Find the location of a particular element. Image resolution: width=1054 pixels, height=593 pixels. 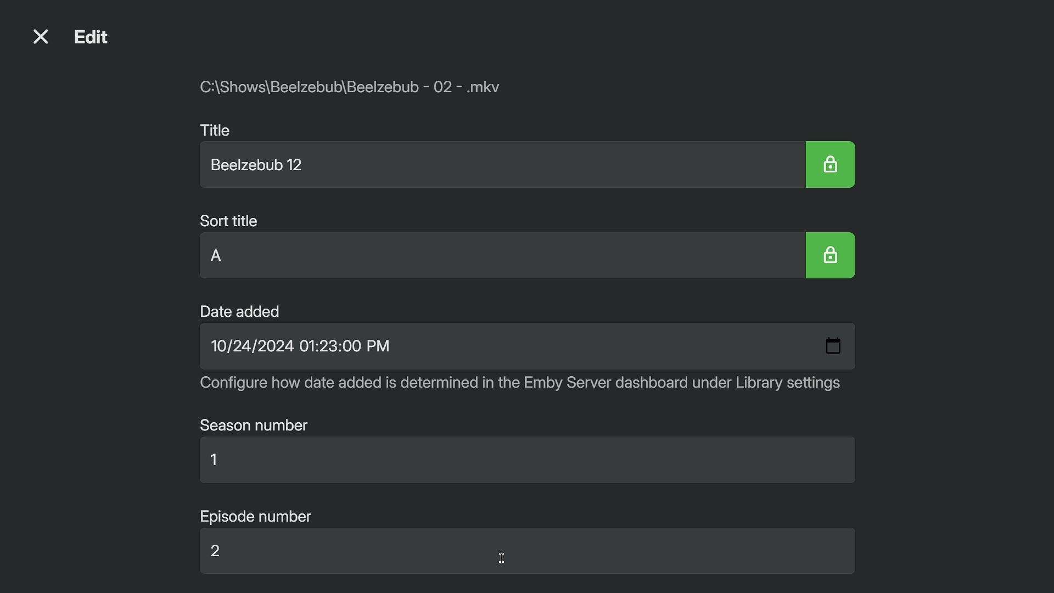

Date screen is located at coordinates (831, 344).